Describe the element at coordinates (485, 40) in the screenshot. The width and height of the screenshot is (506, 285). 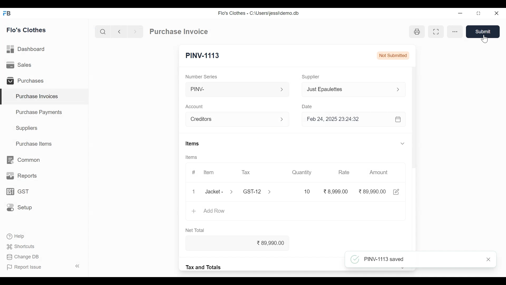
I see `Cursor` at that location.